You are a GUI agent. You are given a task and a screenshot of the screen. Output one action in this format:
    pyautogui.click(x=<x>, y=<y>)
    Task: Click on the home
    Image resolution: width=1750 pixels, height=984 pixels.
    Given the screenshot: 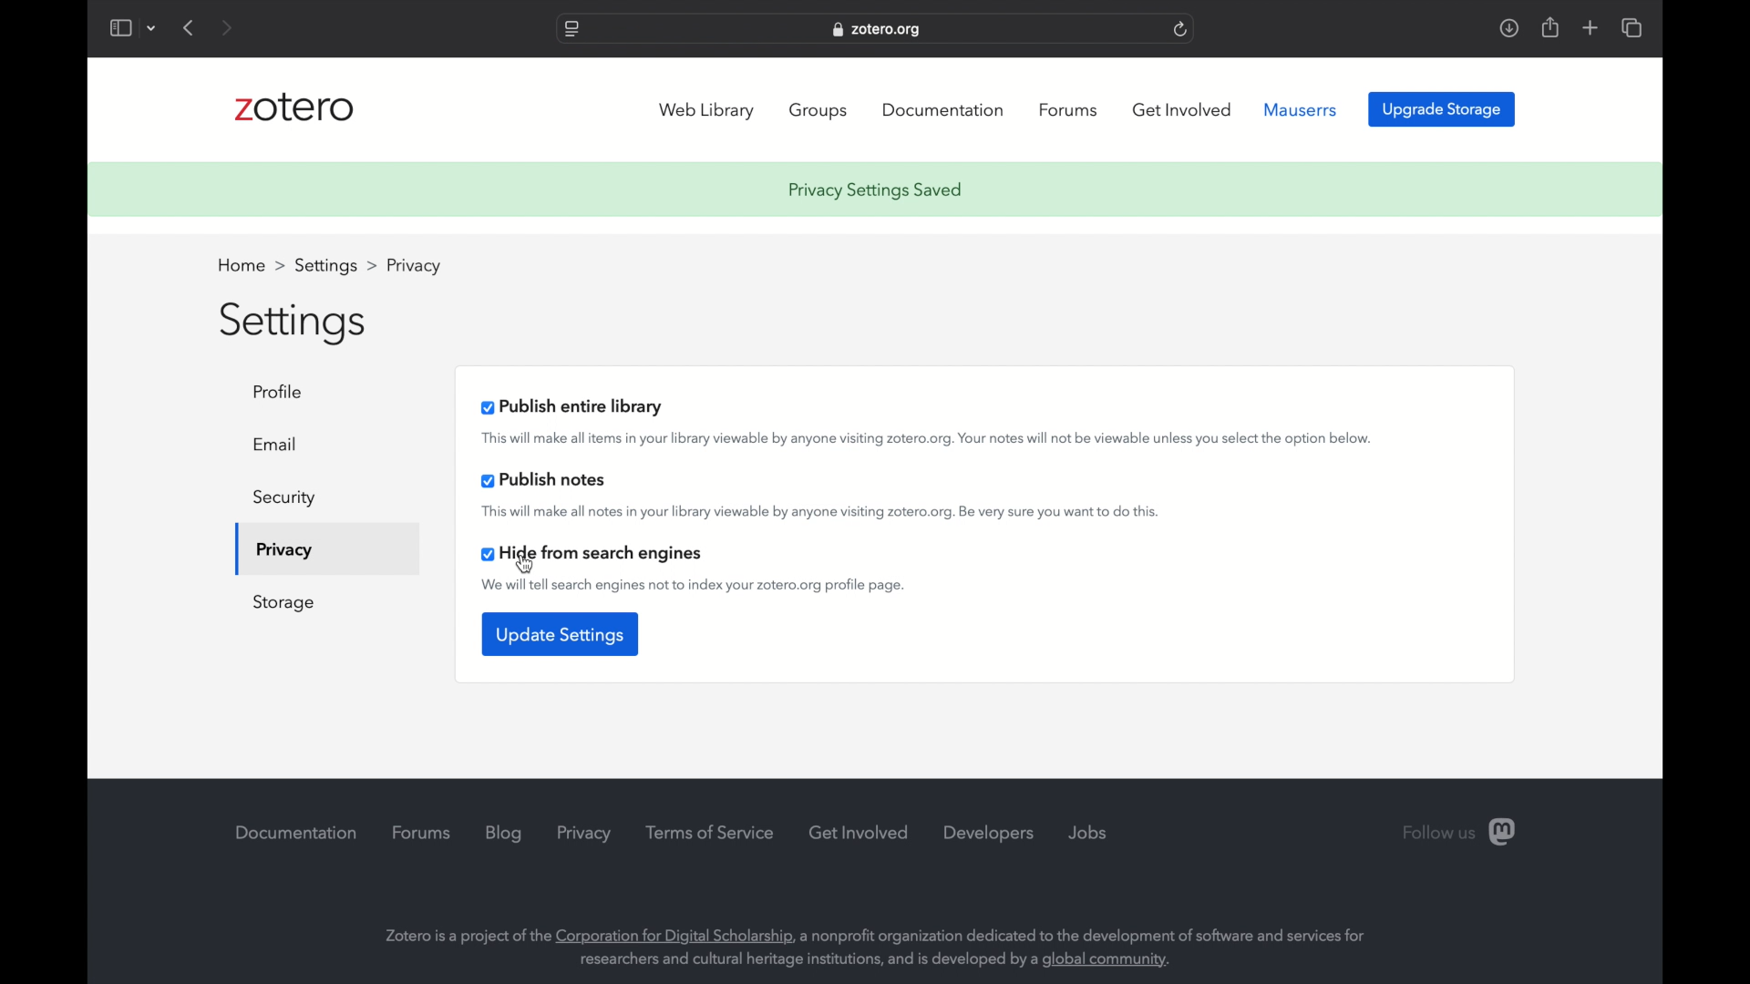 What is the action you would take?
    pyautogui.click(x=250, y=265)
    